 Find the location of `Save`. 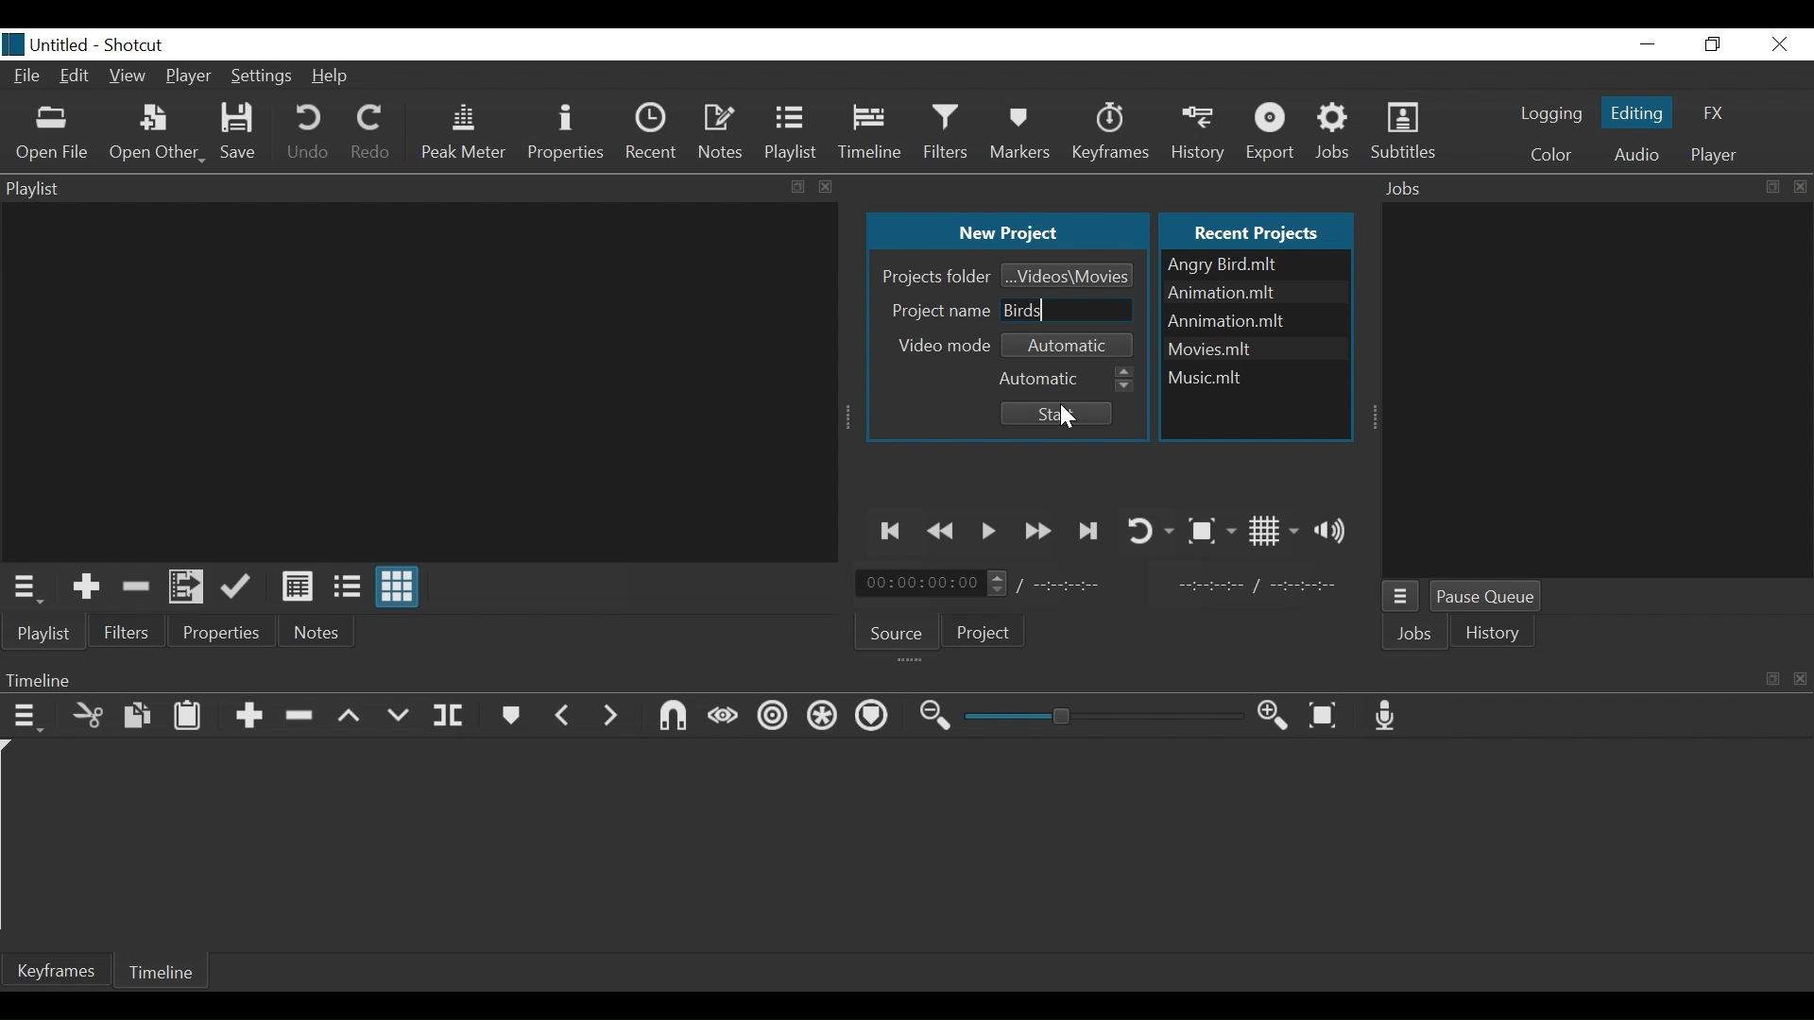

Save is located at coordinates (240, 133).